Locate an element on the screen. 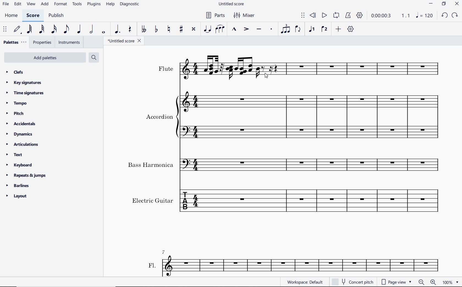 The image size is (462, 287). tenuto is located at coordinates (258, 29).